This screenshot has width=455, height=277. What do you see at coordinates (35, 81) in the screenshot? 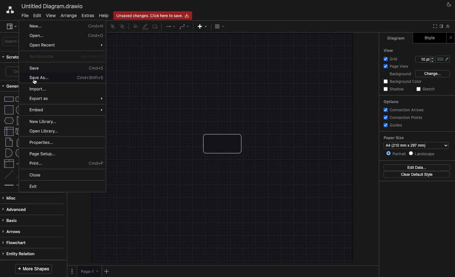
I see `Cursor` at bounding box center [35, 81].